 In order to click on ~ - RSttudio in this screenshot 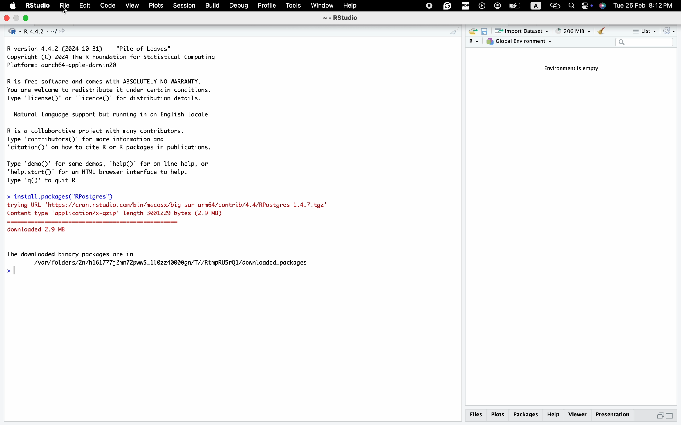, I will do `click(340, 19)`.